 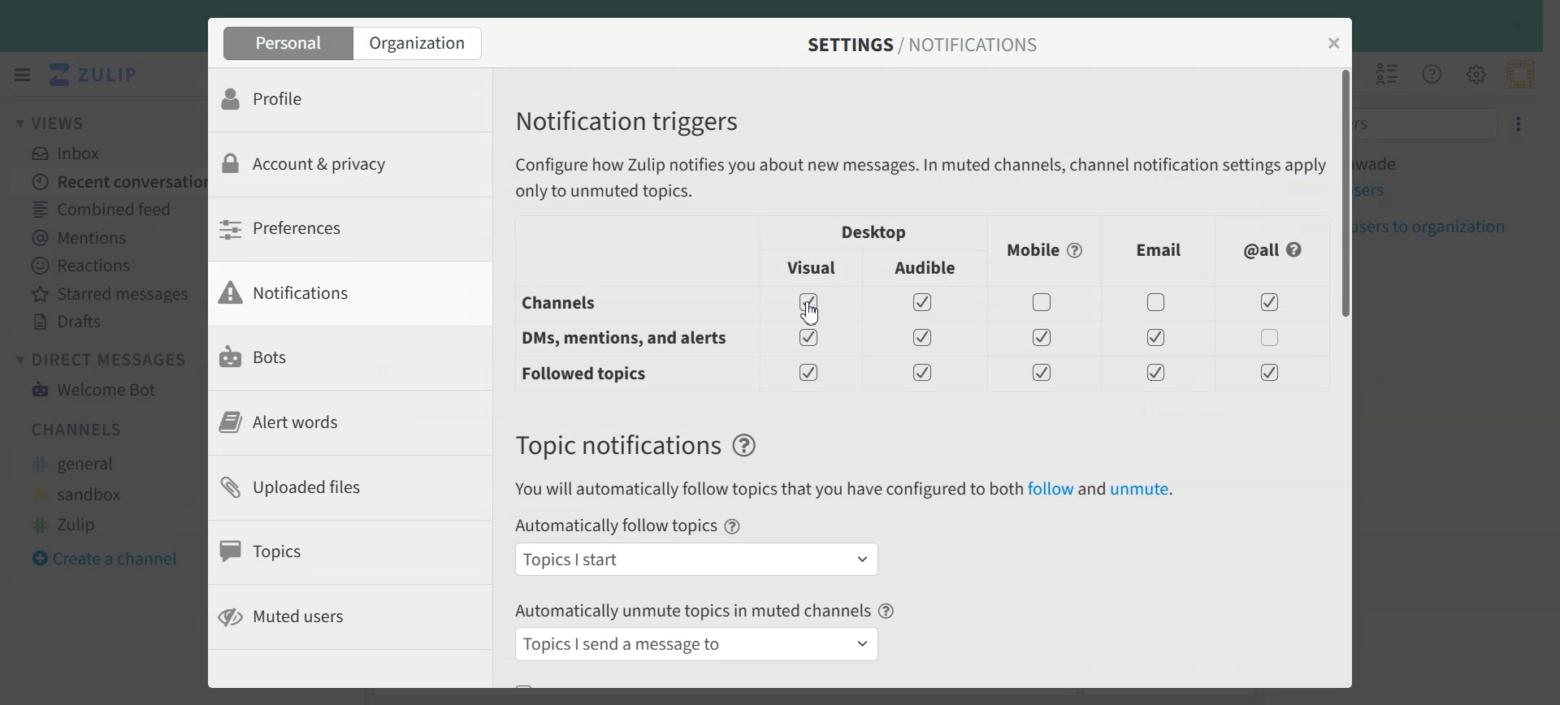 I want to click on Cursor, so click(x=812, y=314).